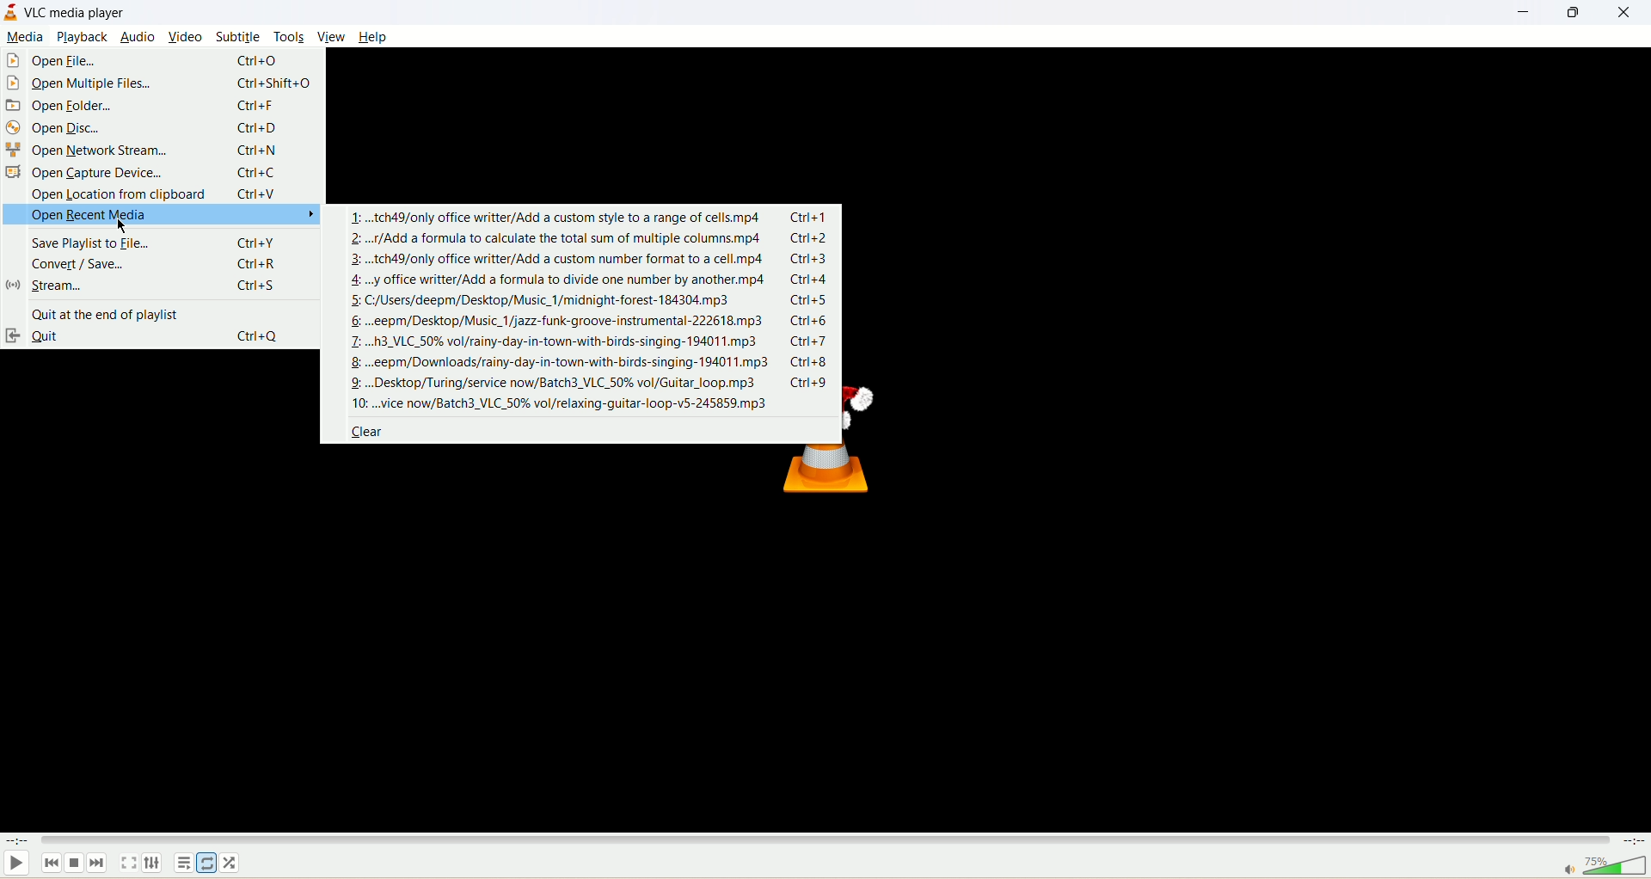 The width and height of the screenshot is (1651, 879). I want to click on ctrl+2, so click(813, 239).